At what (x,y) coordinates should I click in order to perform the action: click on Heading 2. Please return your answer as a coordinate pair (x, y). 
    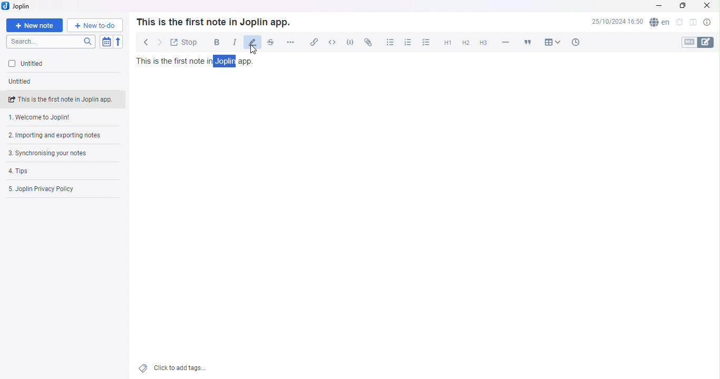
    Looking at the image, I should click on (465, 44).